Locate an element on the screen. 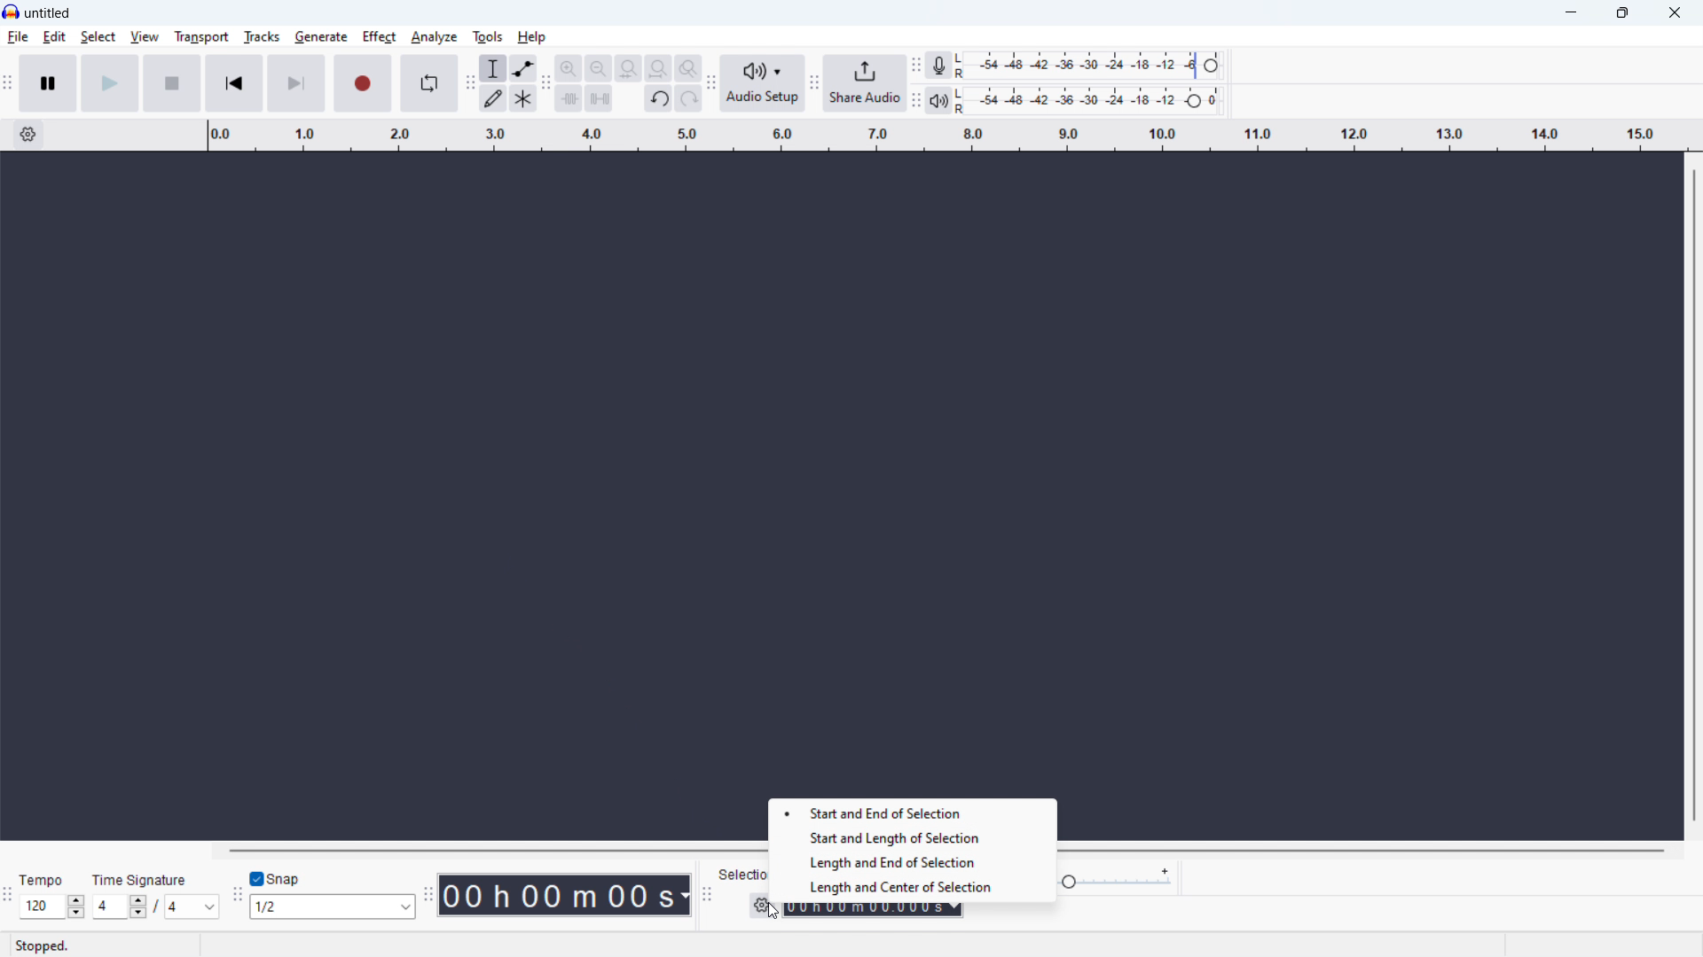  recording level is located at coordinates (1088, 66).